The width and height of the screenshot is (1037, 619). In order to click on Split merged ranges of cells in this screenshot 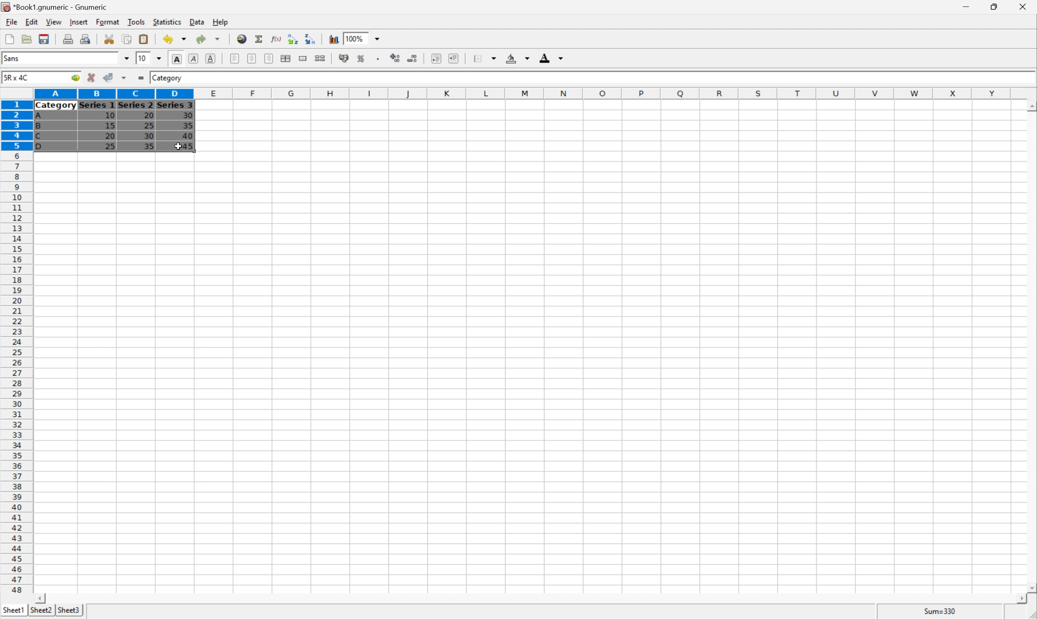, I will do `click(320, 58)`.